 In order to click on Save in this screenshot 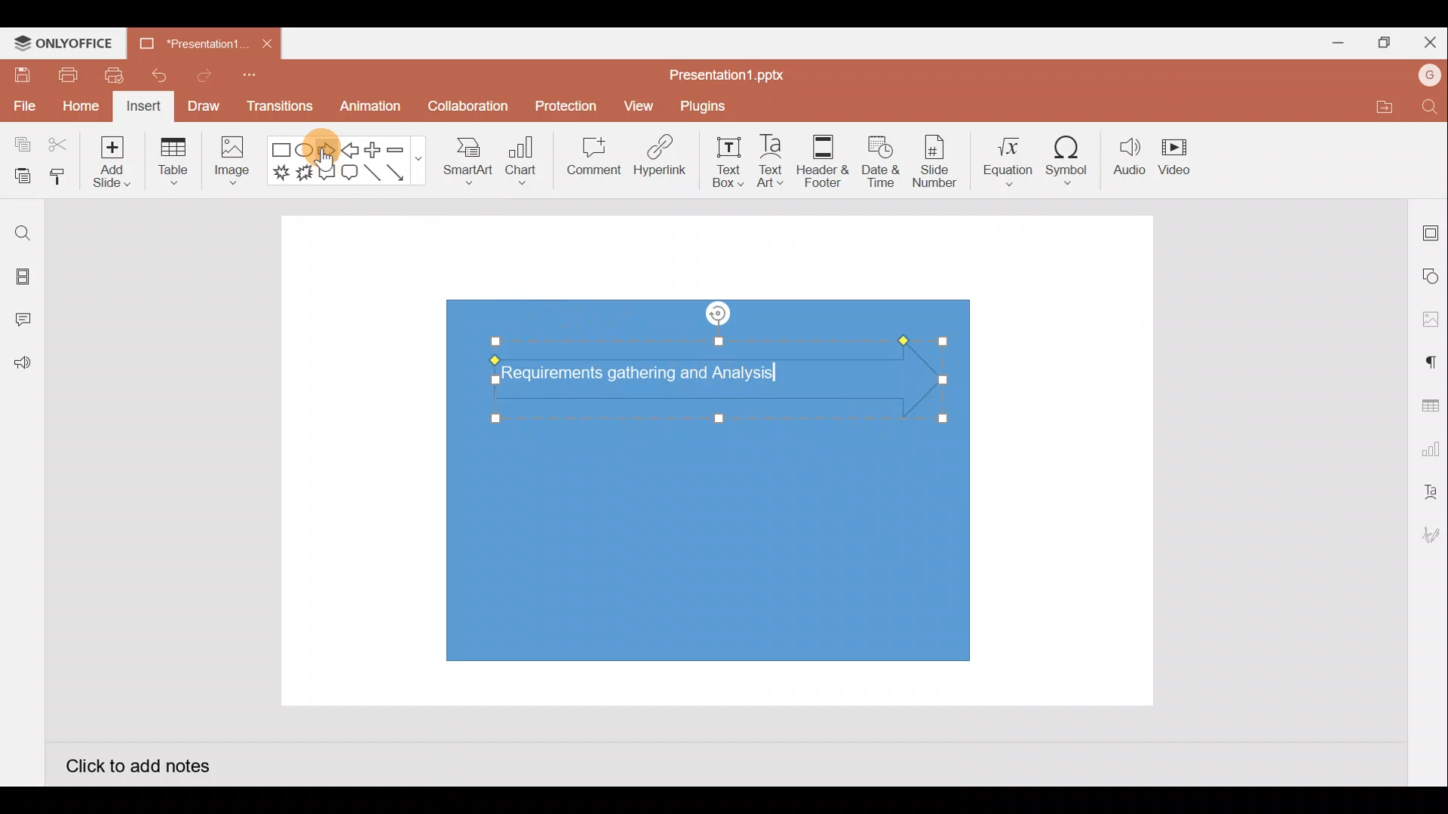, I will do `click(20, 74)`.